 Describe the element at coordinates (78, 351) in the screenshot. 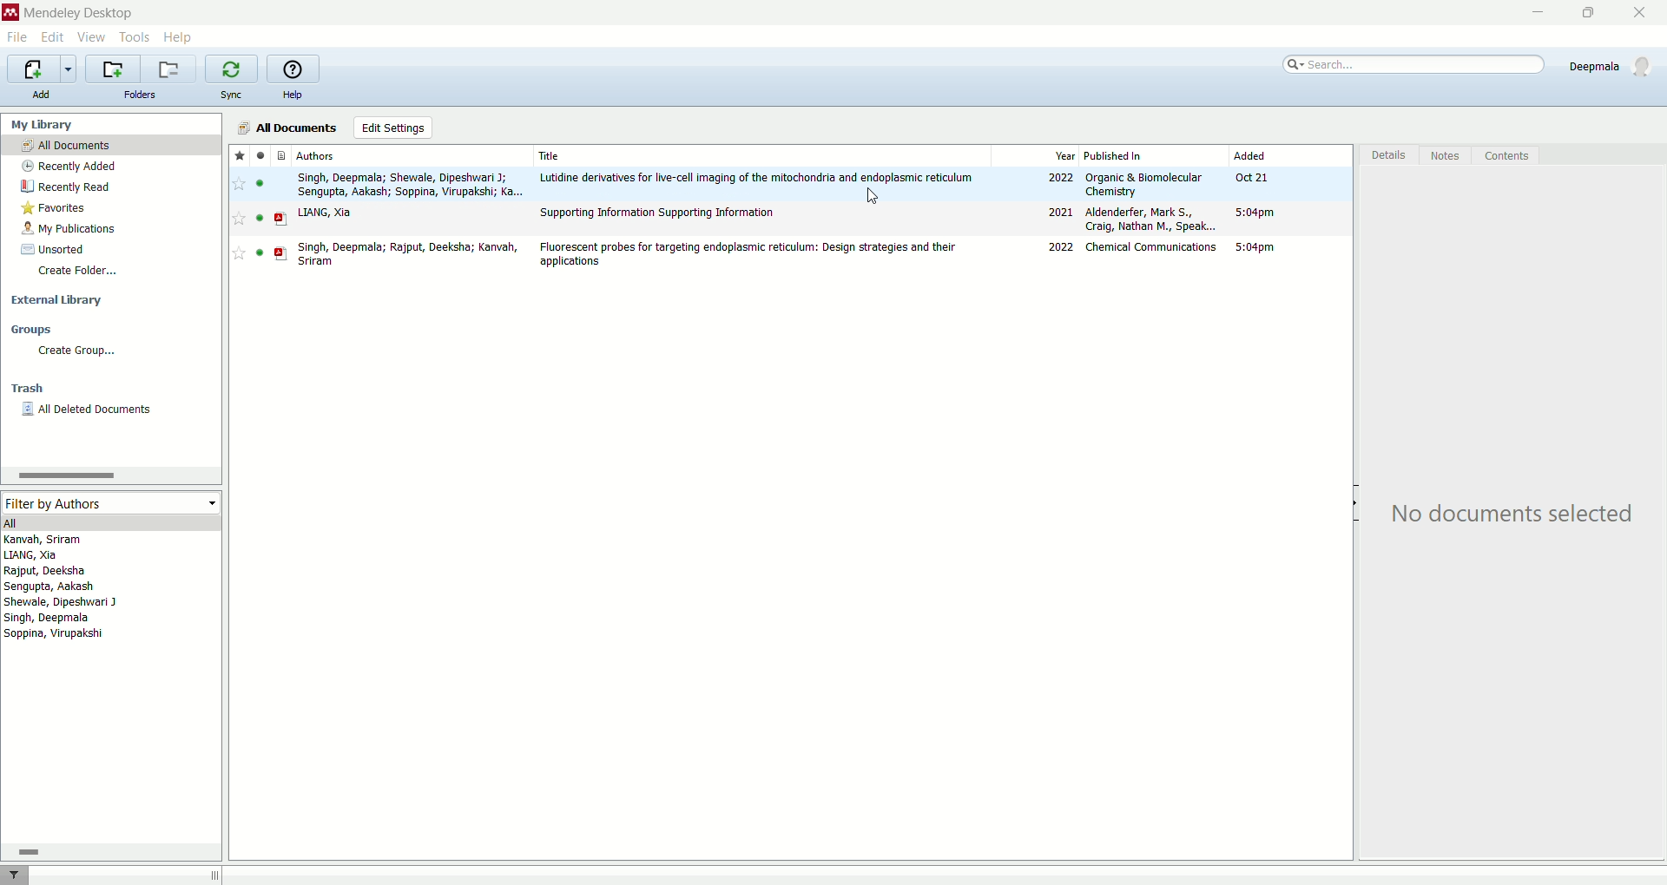

I see `create group` at that location.